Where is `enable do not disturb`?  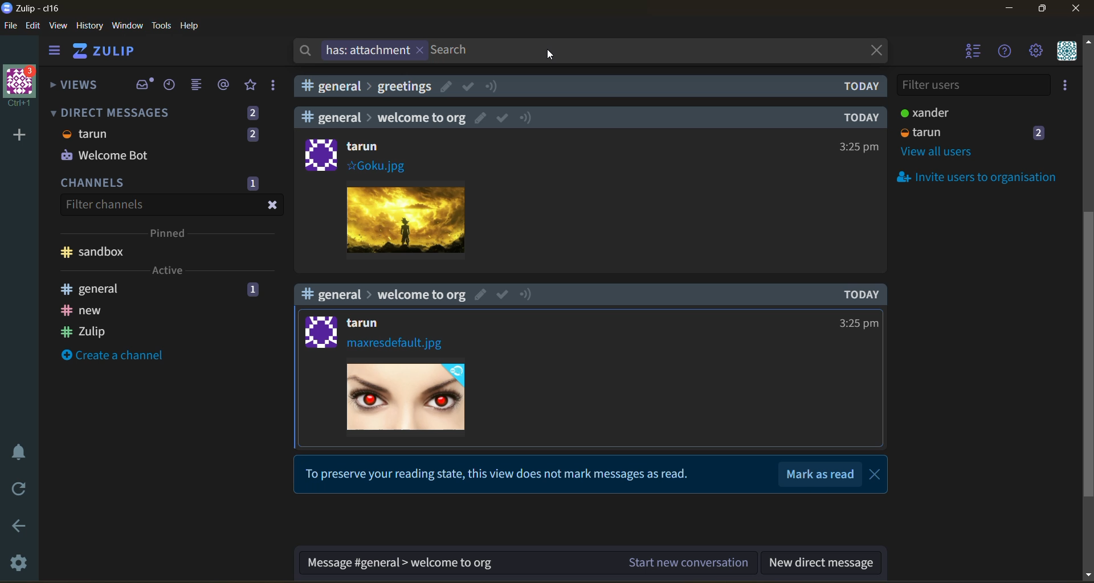
enable do not disturb is located at coordinates (23, 450).